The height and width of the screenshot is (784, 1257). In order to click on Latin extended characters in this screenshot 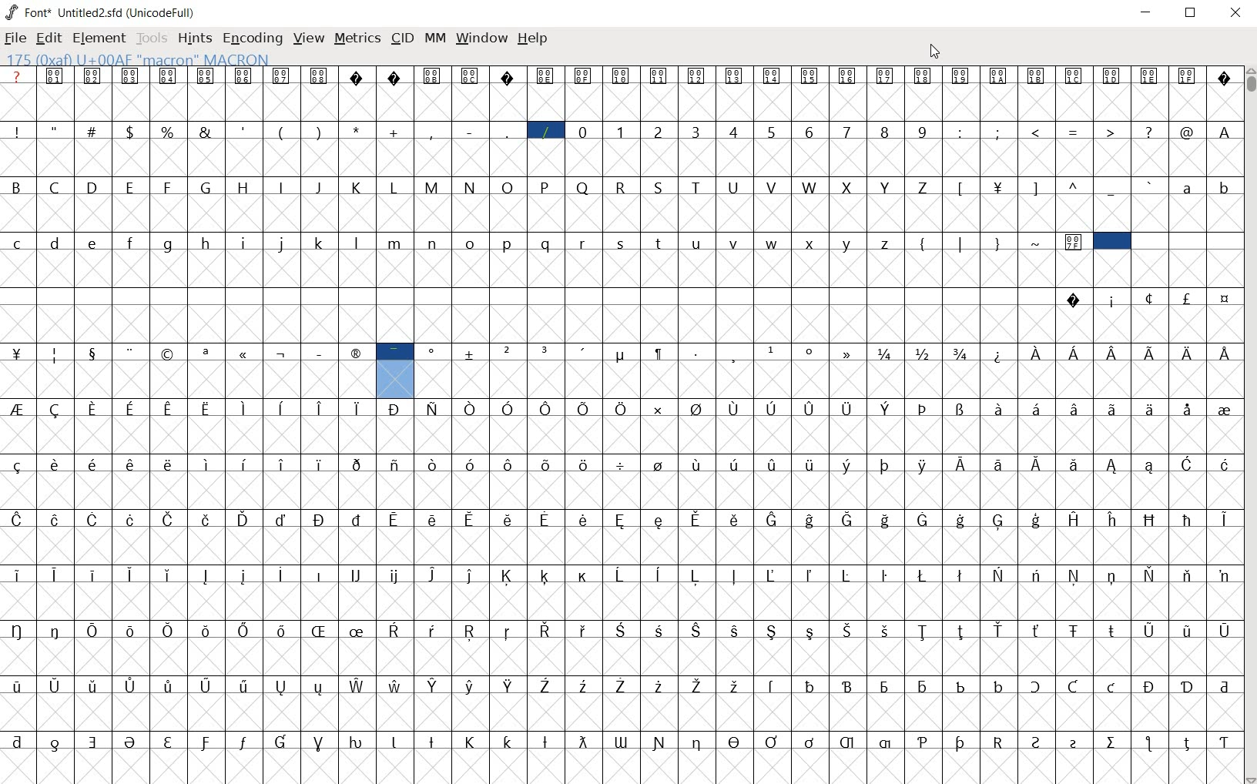, I will do `click(1108, 426)`.